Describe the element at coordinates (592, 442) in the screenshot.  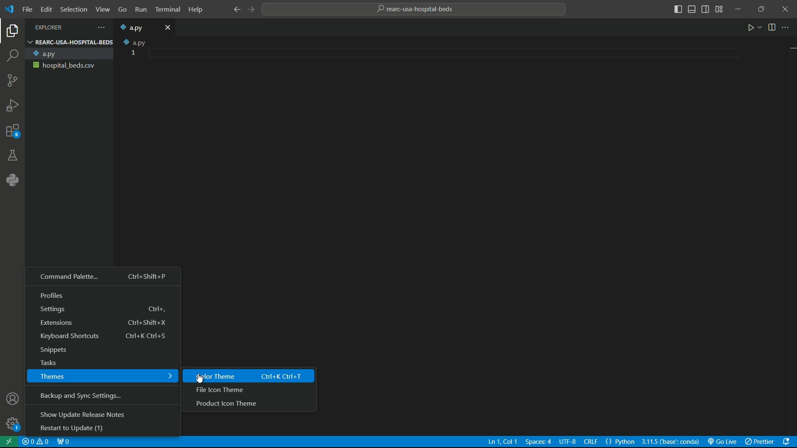
I see `select end of line sequence` at that location.